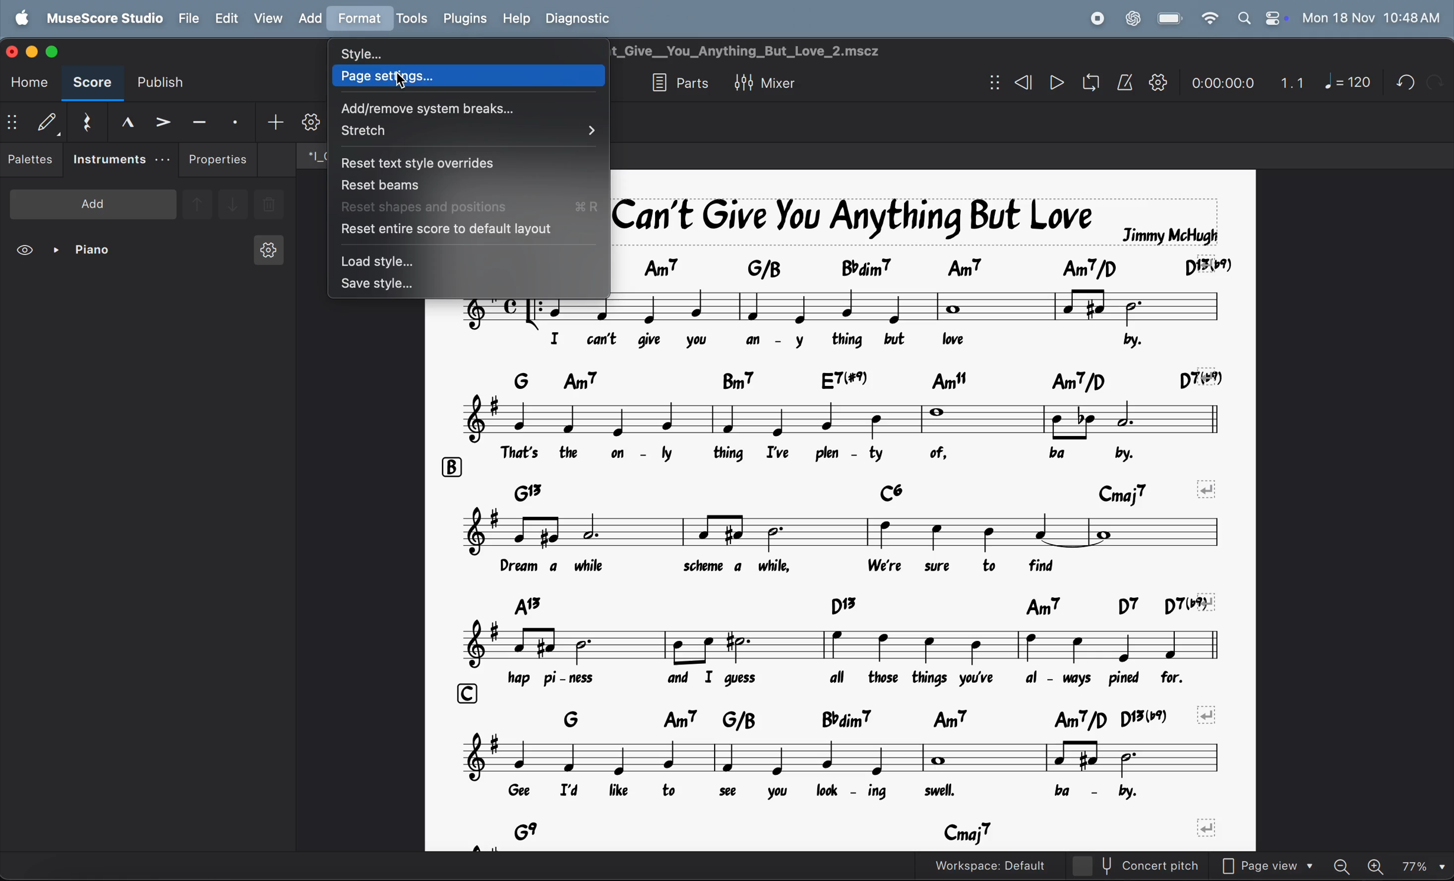 The width and height of the screenshot is (1454, 881). What do you see at coordinates (123, 122) in the screenshot?
I see `marcato` at bounding box center [123, 122].